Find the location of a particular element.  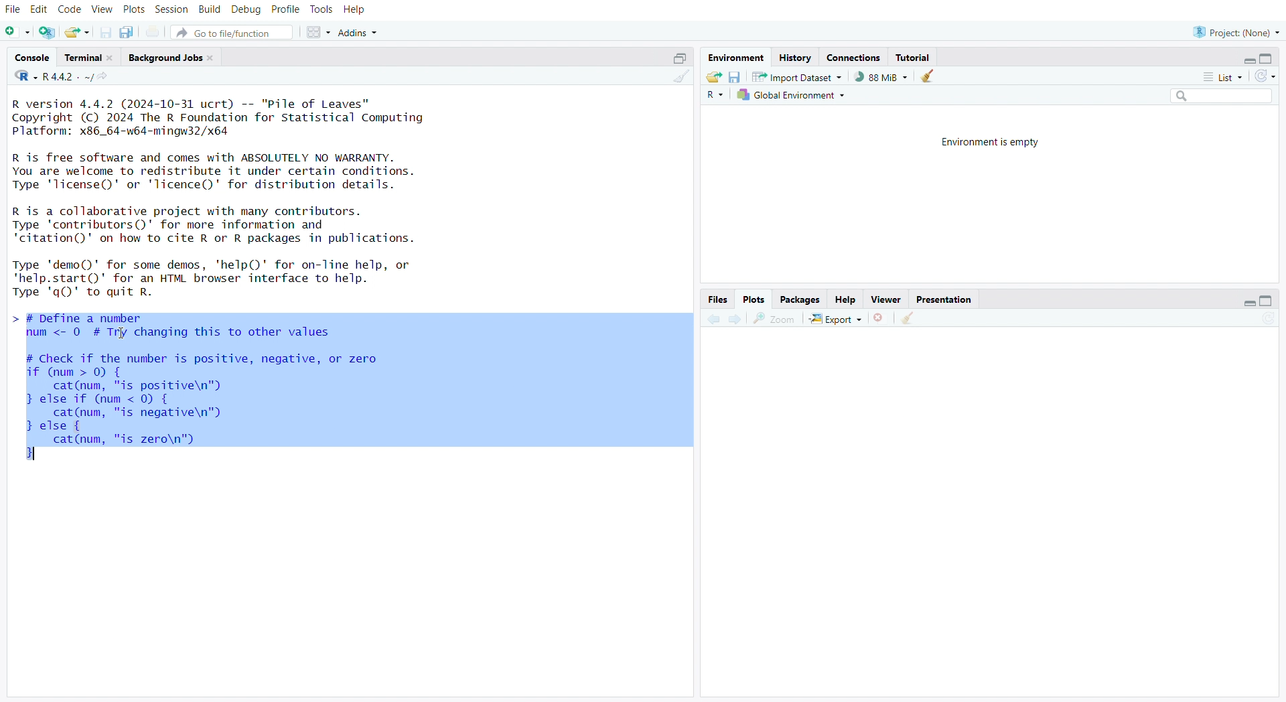

collapse is located at coordinates (1271, 301).